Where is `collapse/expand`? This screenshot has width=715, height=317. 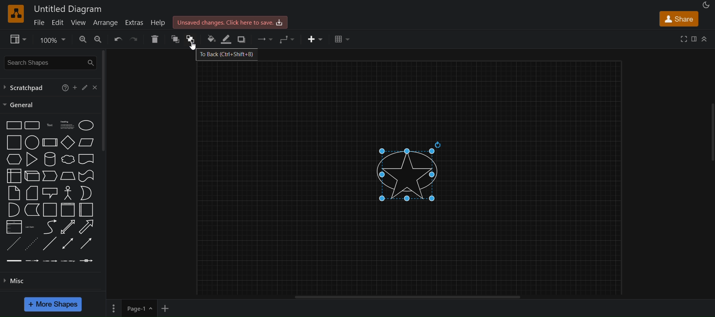
collapse/expand is located at coordinates (706, 38).